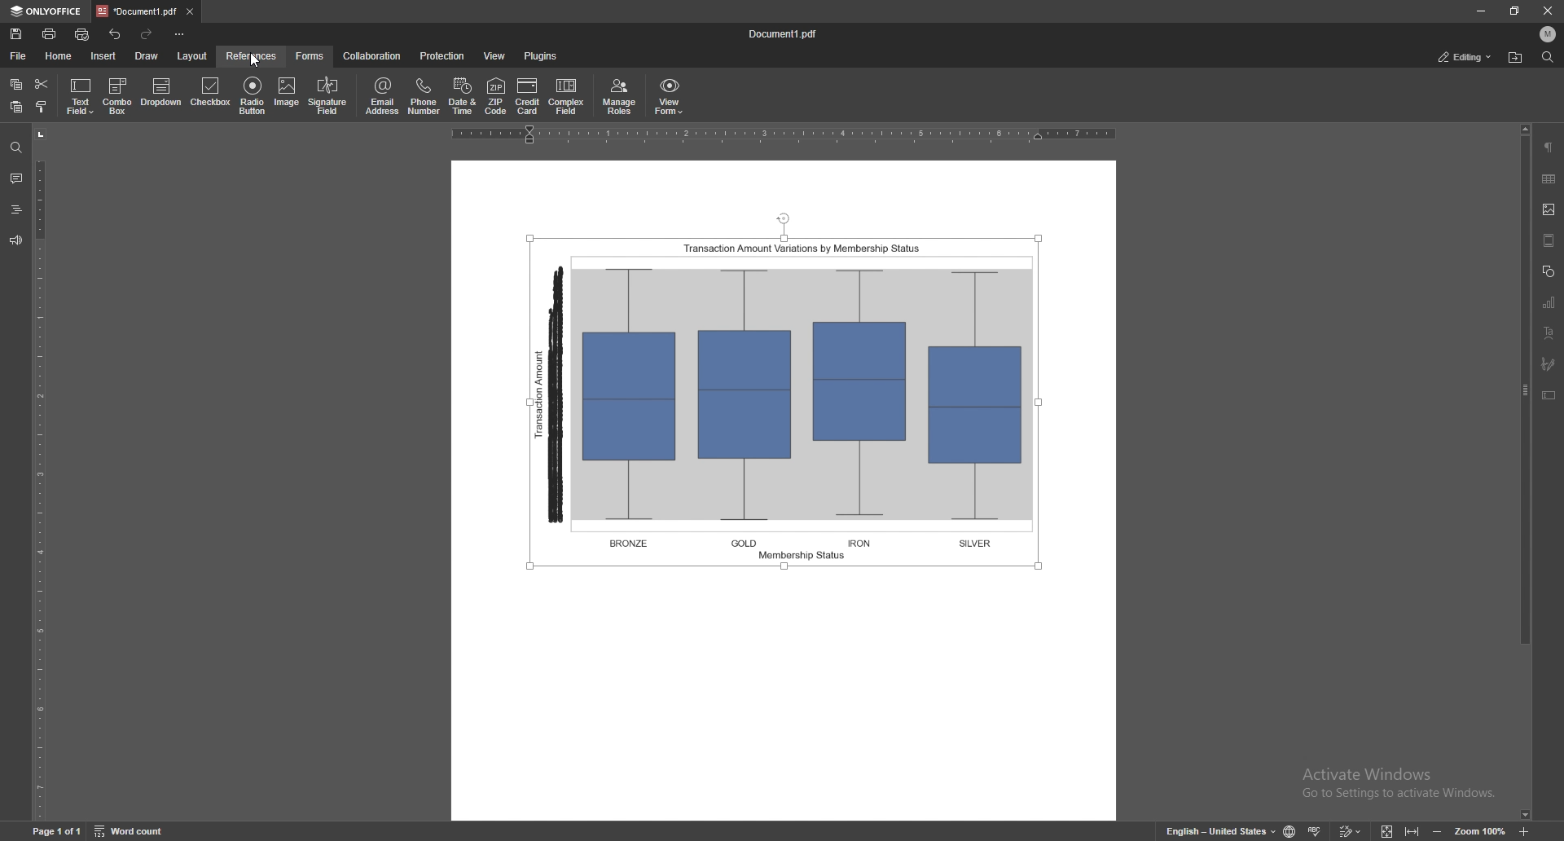 The image size is (1564, 841). Describe the element at coordinates (785, 134) in the screenshot. I see `horizontal scale` at that location.